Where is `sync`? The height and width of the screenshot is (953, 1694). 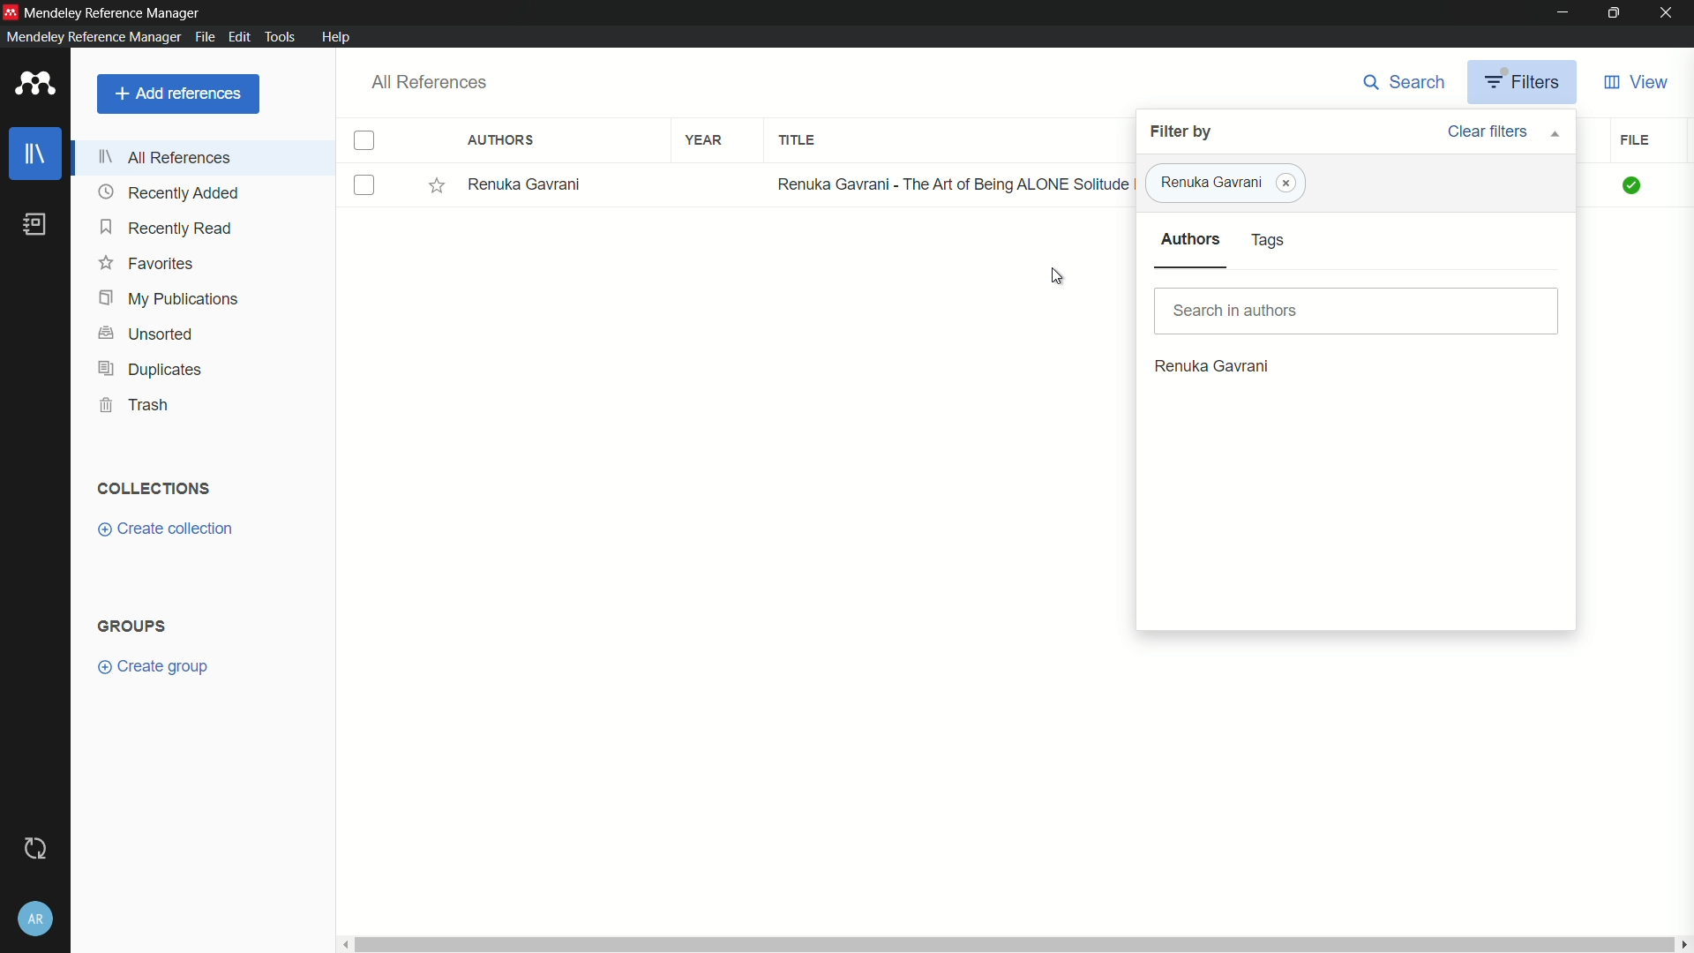 sync is located at coordinates (38, 849).